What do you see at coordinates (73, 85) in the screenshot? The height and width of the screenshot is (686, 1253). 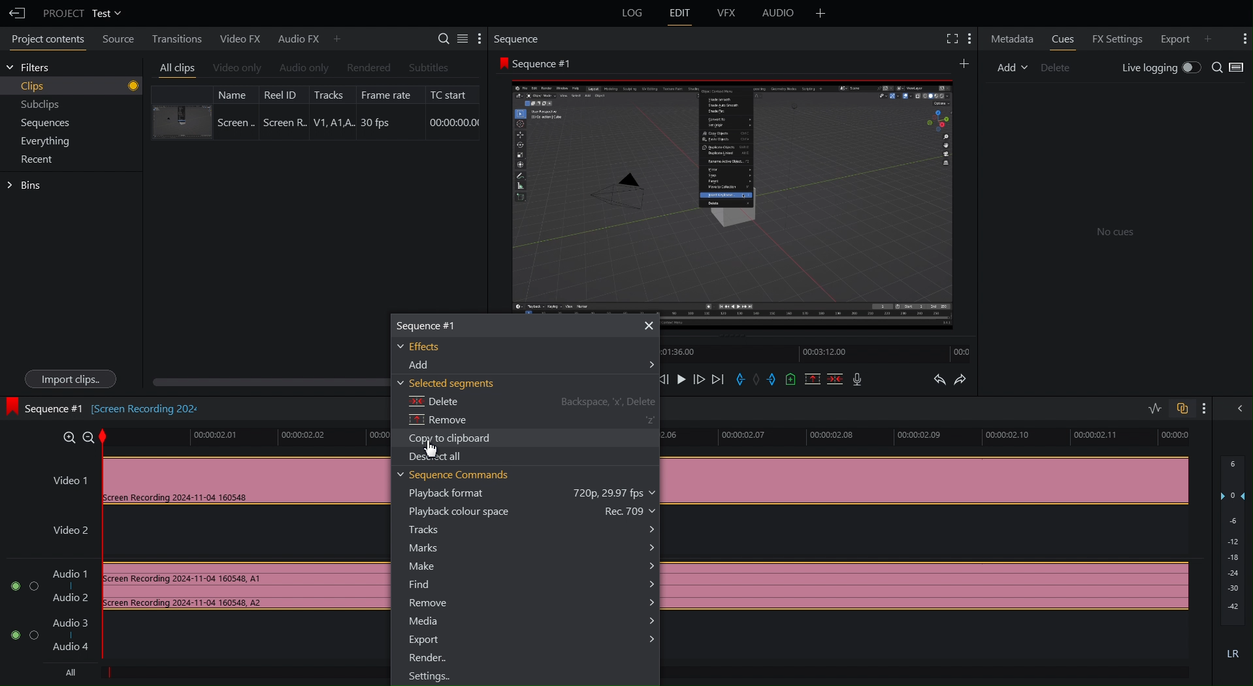 I see `Clips` at bounding box center [73, 85].